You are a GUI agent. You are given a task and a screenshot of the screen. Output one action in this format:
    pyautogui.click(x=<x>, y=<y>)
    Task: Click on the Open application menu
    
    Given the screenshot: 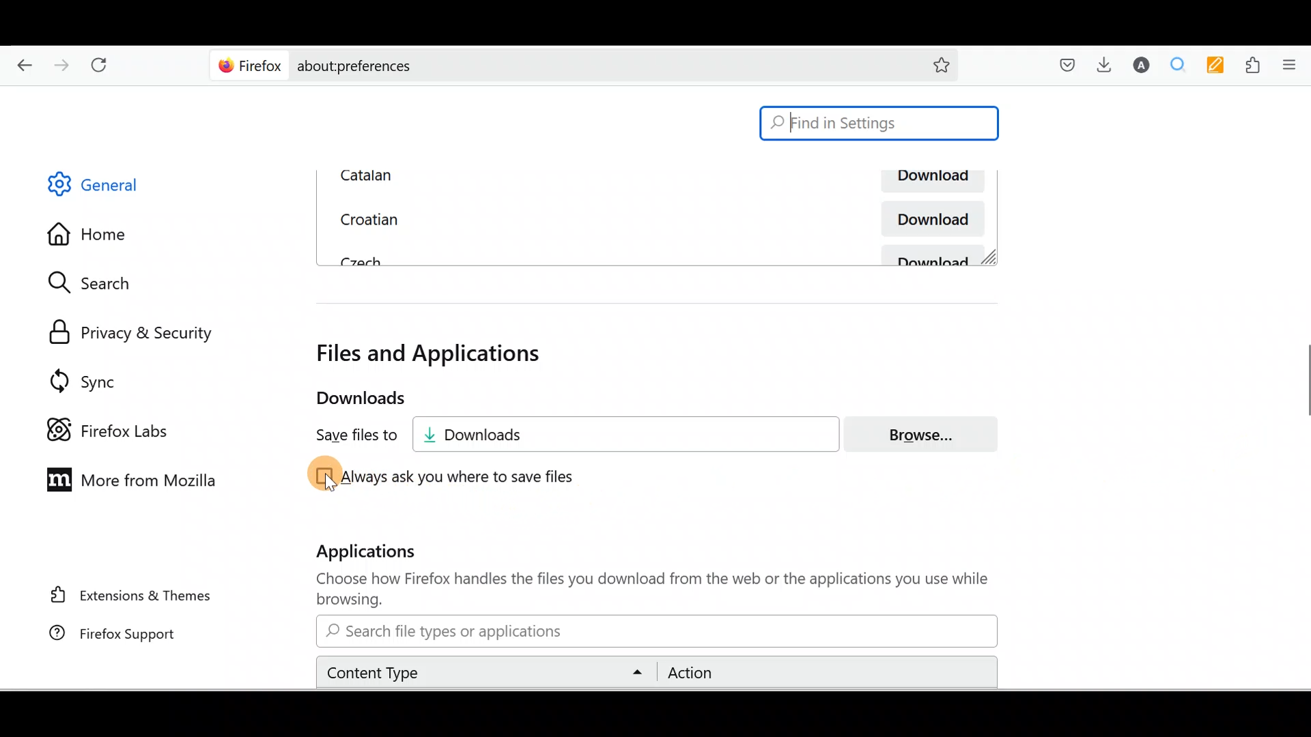 What is the action you would take?
    pyautogui.click(x=1293, y=65)
    